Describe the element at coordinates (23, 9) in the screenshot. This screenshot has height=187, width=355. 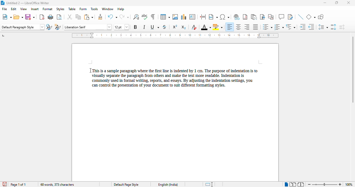
I see `view` at that location.